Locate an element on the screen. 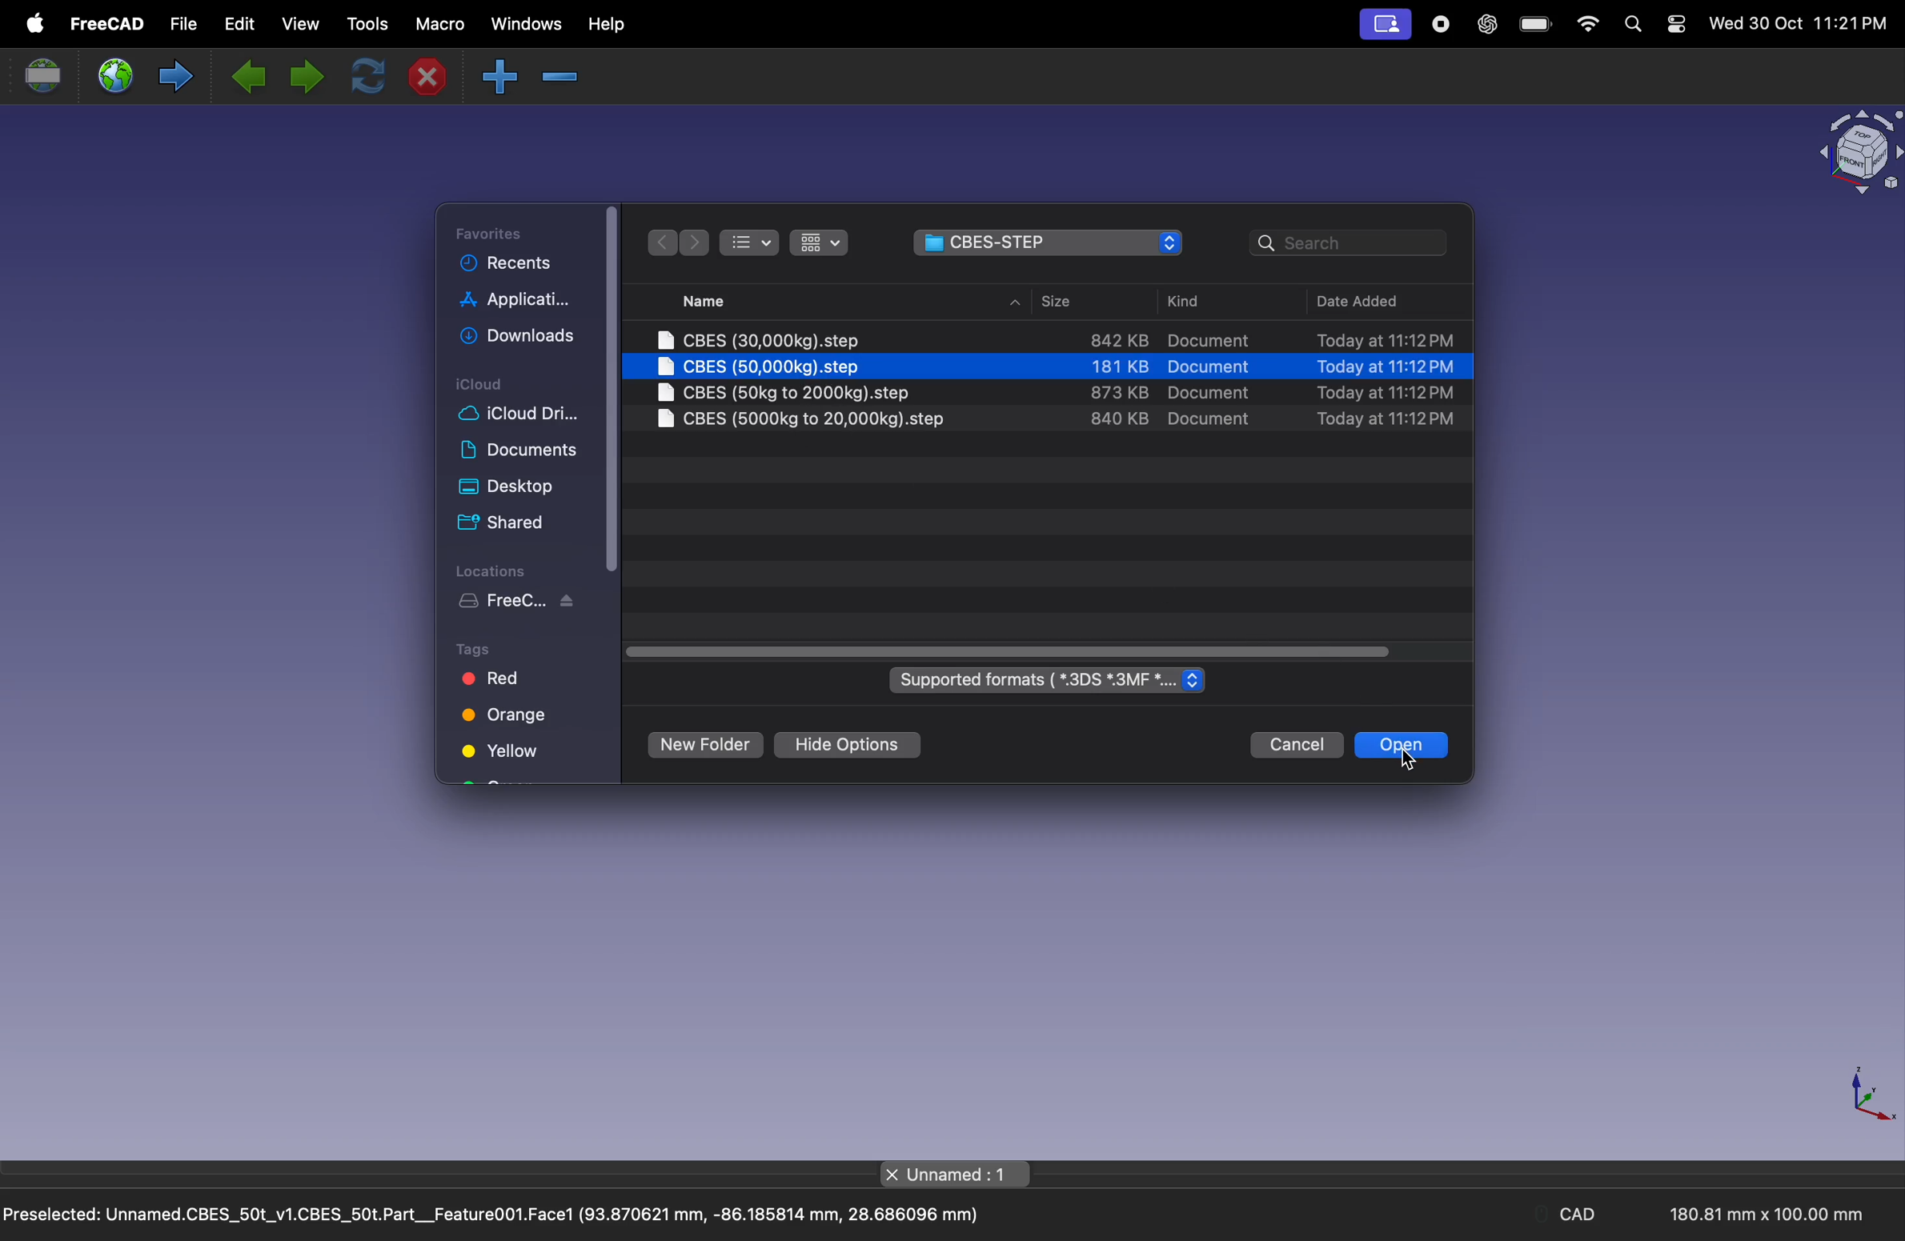 The height and width of the screenshot is (1241, 1905). Wed 30 Oct 11:21PM is located at coordinates (1799, 24).